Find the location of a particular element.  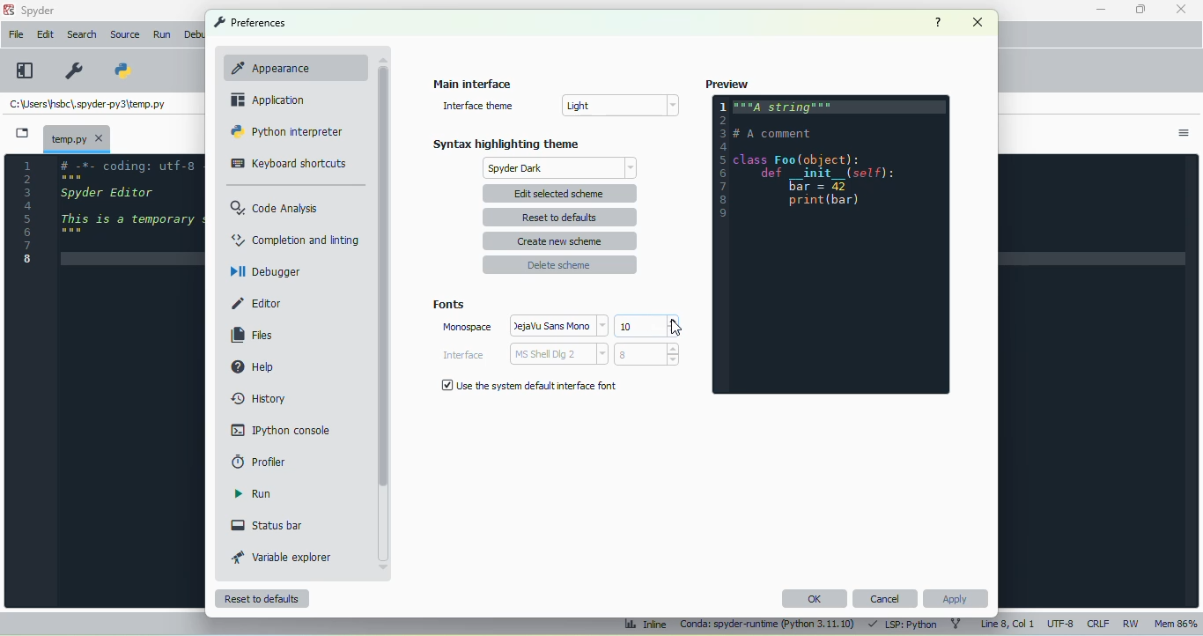

preferences is located at coordinates (76, 70).